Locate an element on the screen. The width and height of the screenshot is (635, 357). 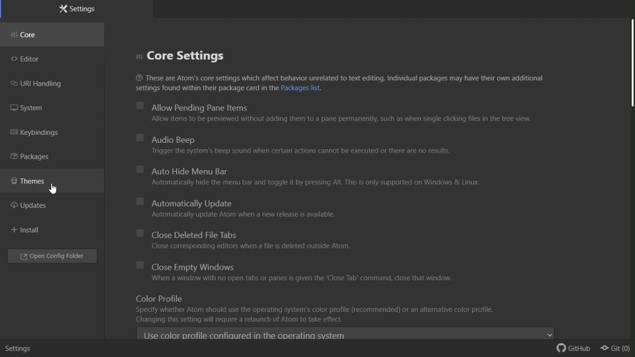
Core settings is located at coordinates (182, 57).